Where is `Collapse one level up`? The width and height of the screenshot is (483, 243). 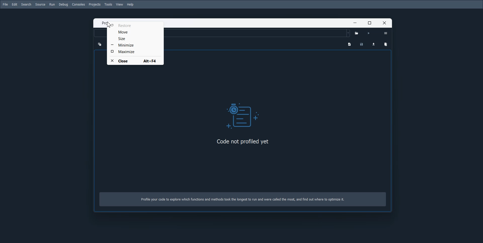 Collapse one level up is located at coordinates (99, 44).